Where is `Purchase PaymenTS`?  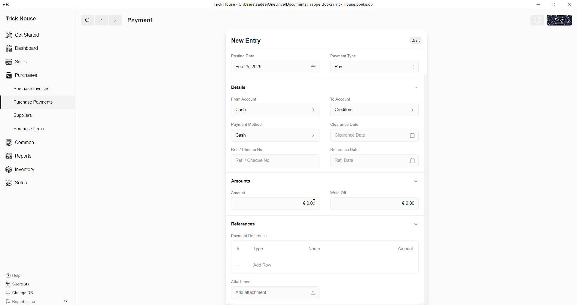
Purchase PaymenTS is located at coordinates (32, 102).